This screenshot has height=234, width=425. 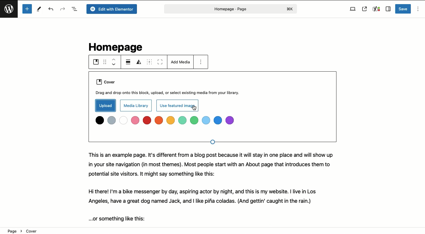 What do you see at coordinates (403, 9) in the screenshot?
I see `Save` at bounding box center [403, 9].